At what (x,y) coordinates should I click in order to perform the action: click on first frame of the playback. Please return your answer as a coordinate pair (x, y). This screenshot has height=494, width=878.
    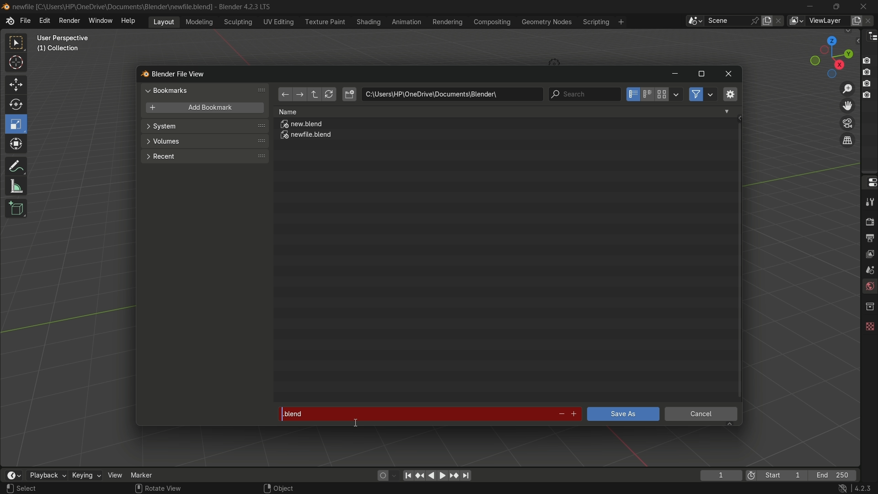
    Looking at the image, I should click on (776, 475).